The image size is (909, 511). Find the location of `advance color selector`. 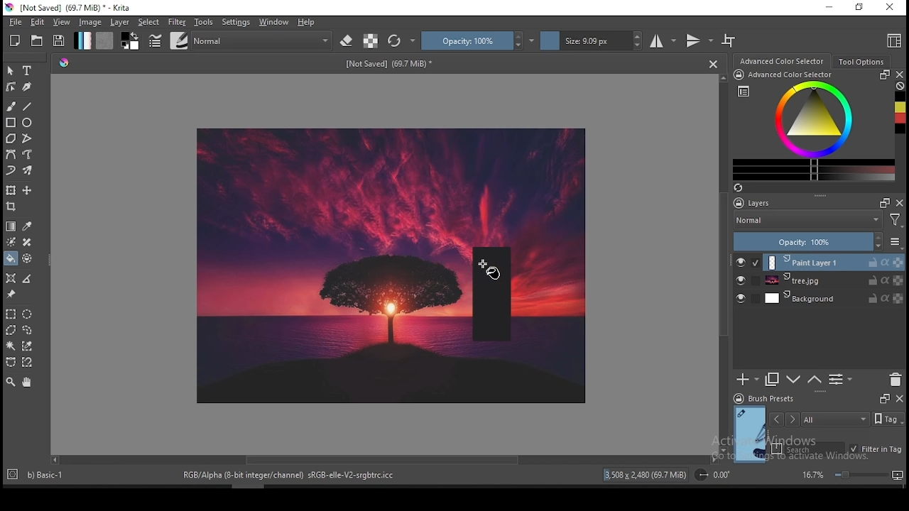

advance color selector is located at coordinates (780, 61).